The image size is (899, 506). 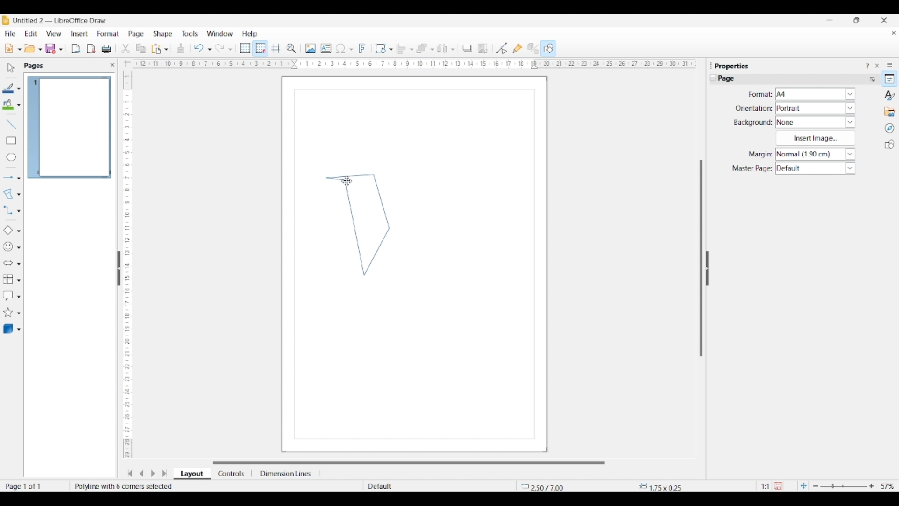 I want to click on Help about this sidebar, so click(x=867, y=66).